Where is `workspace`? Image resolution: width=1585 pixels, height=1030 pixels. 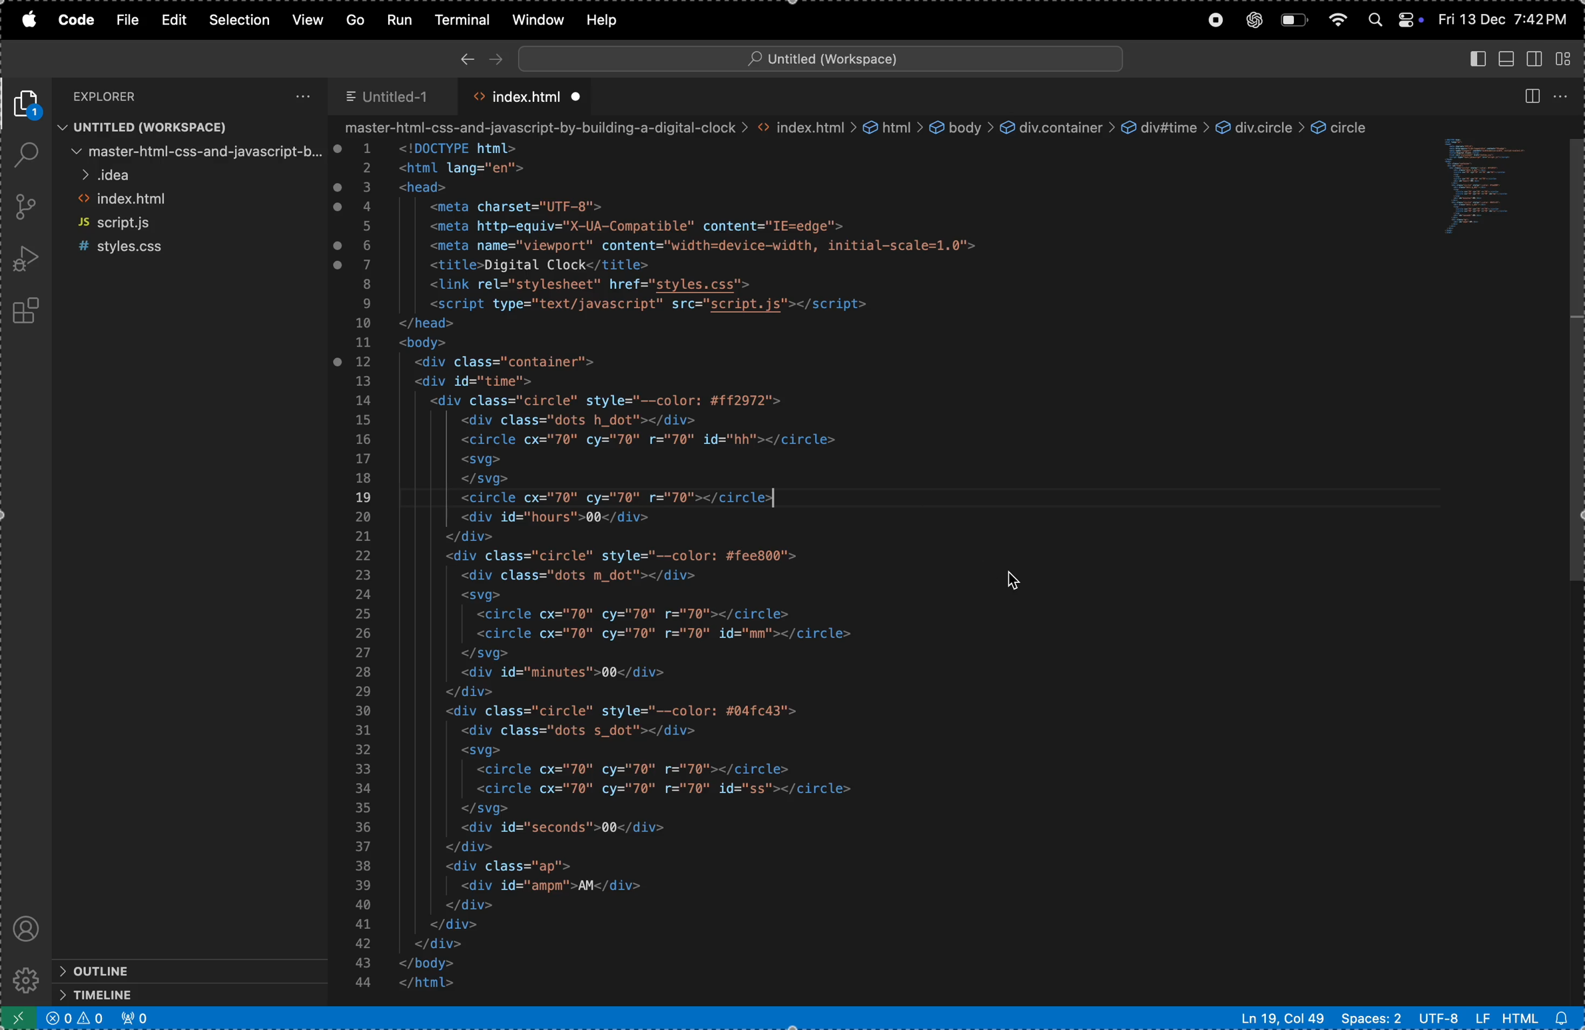
workspace is located at coordinates (190, 127).